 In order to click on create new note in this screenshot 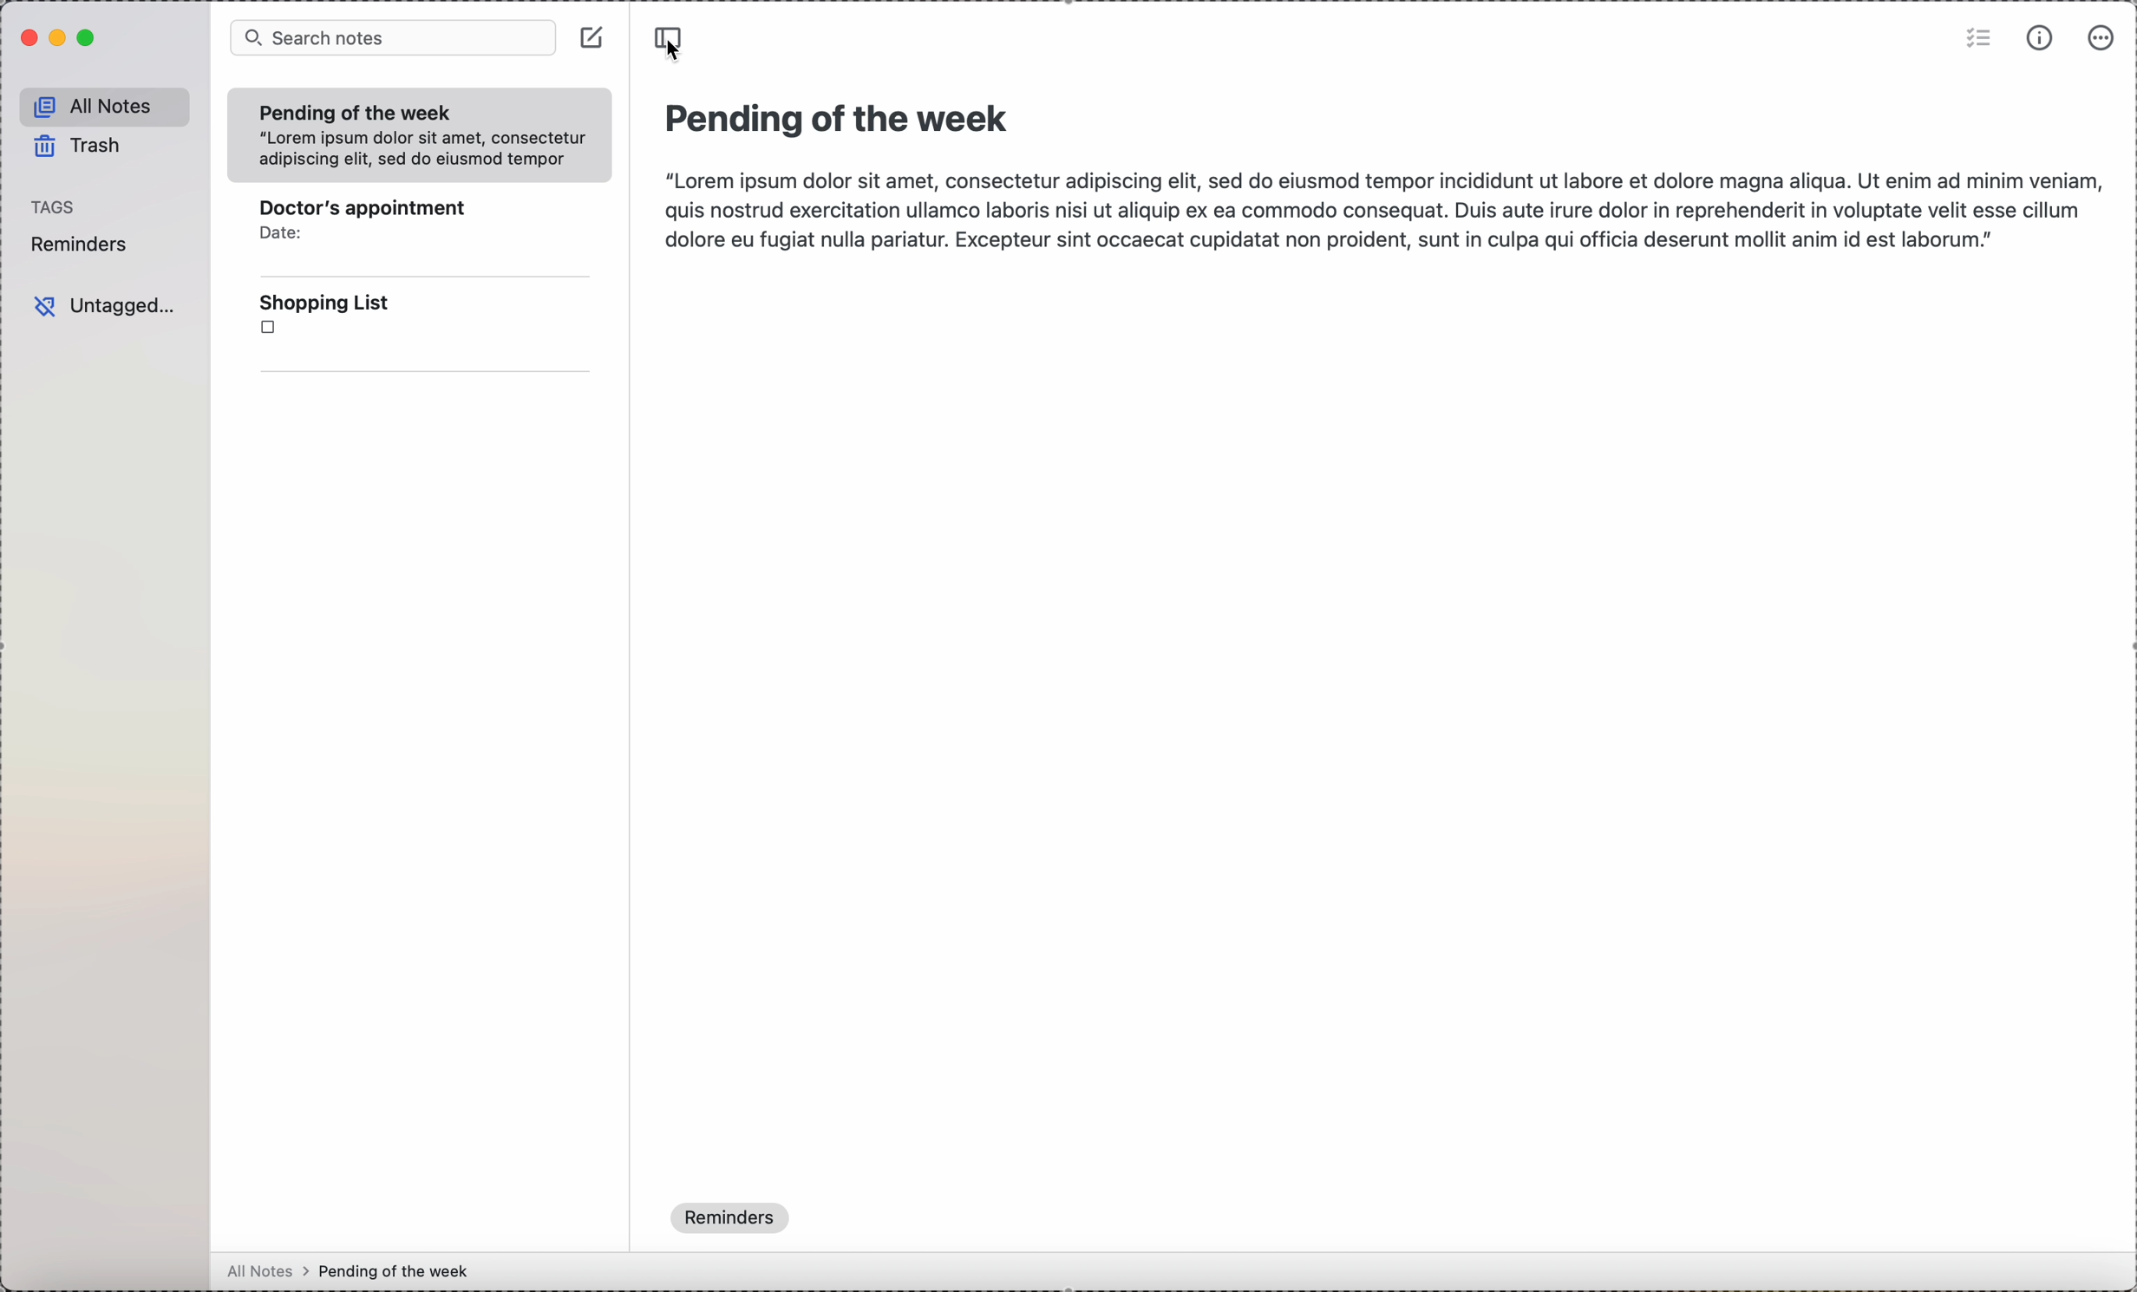, I will do `click(591, 38)`.